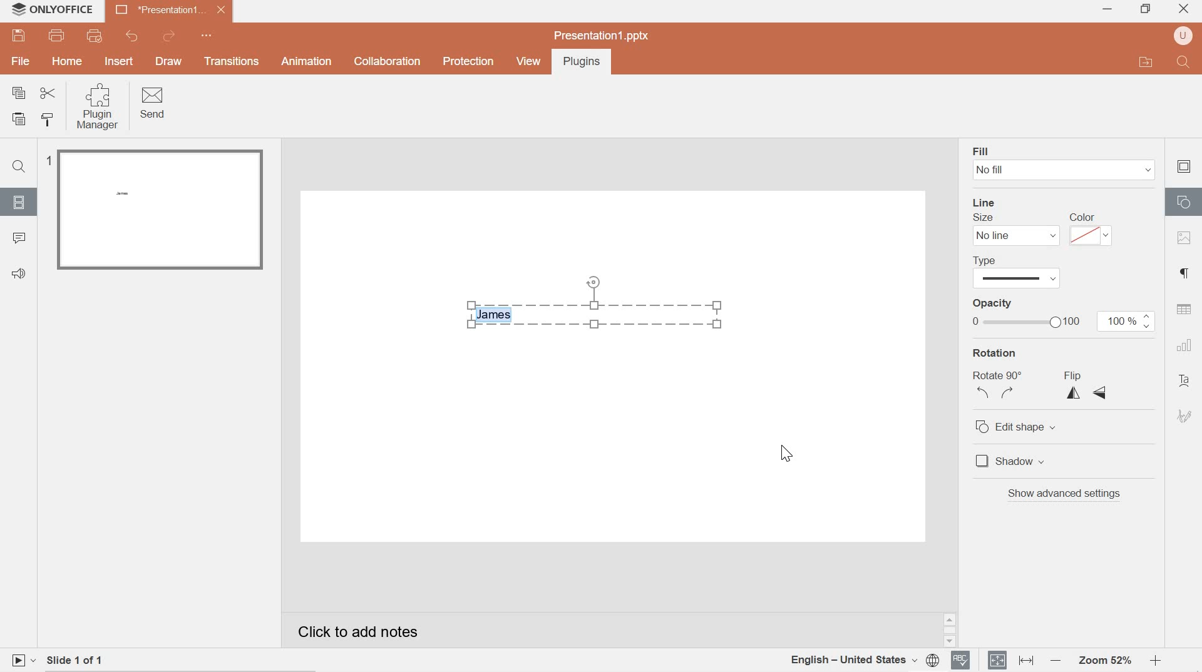 This screenshot has width=1202, height=672. Describe the element at coordinates (68, 63) in the screenshot. I see `hOME` at that location.